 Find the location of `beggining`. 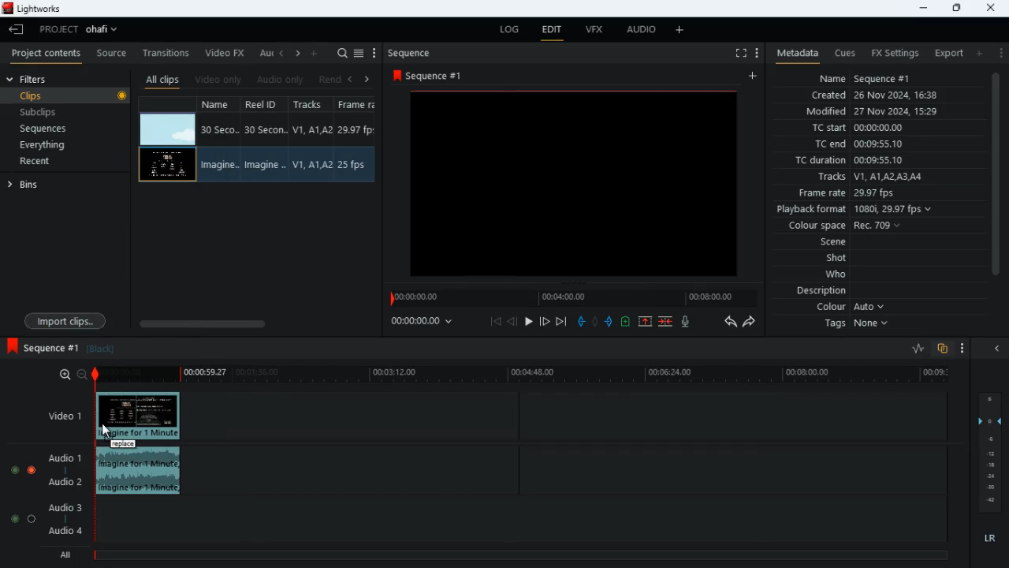

beggining is located at coordinates (496, 321).